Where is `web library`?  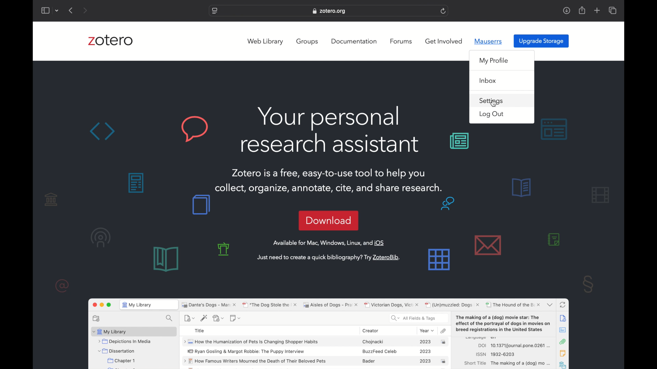
web library is located at coordinates (265, 41).